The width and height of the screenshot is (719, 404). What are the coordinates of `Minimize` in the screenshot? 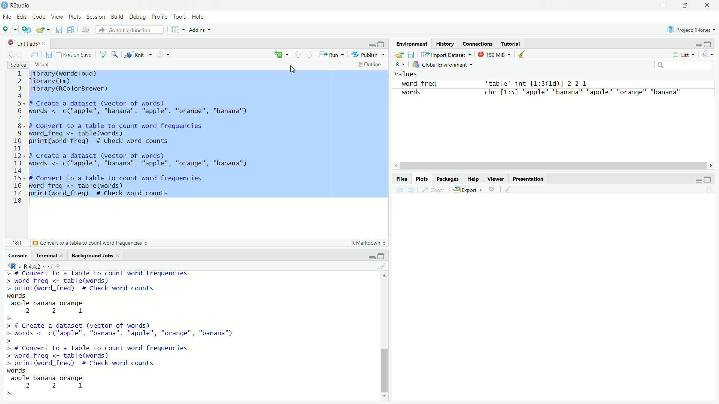 It's located at (372, 258).